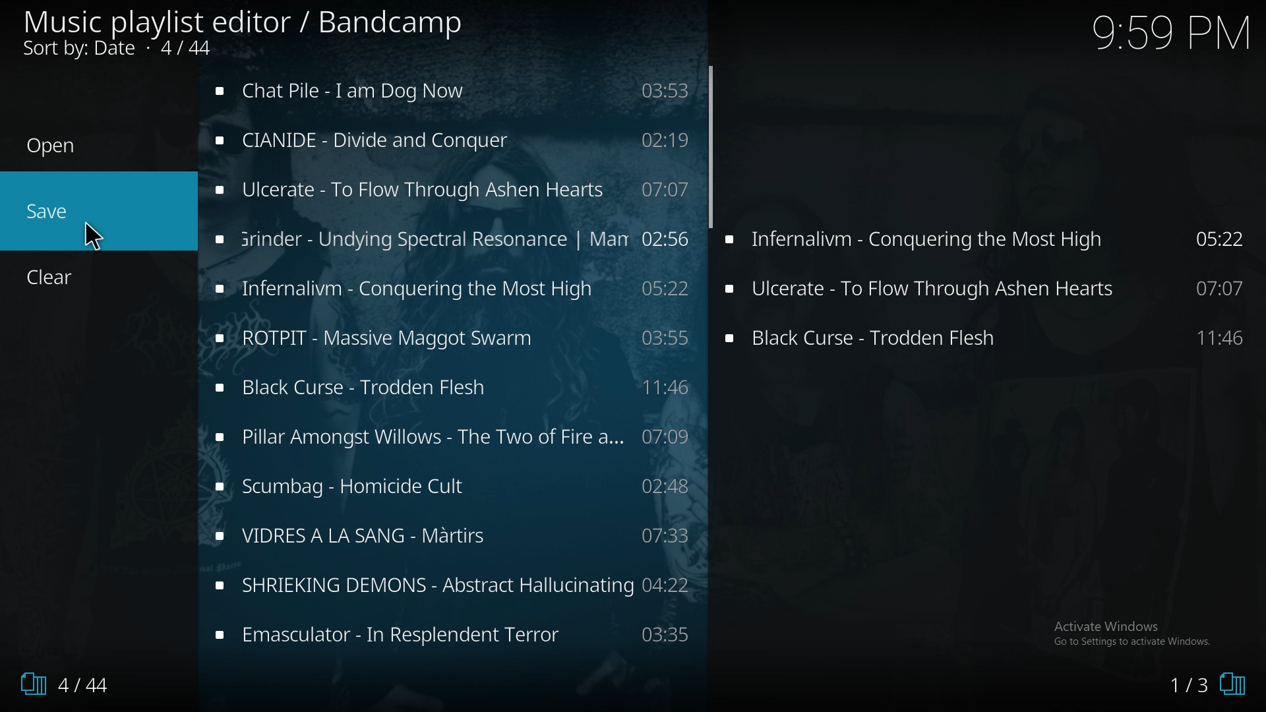 The image size is (1266, 712). I want to click on music, so click(453, 388).